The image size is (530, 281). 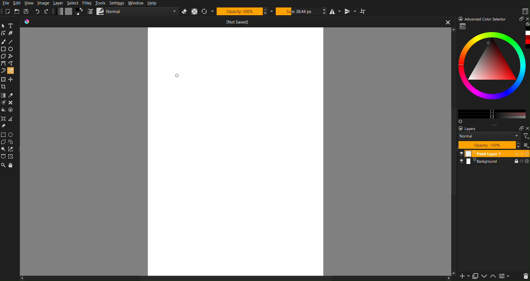 What do you see at coordinates (463, 27) in the screenshot?
I see `workspace` at bounding box center [463, 27].